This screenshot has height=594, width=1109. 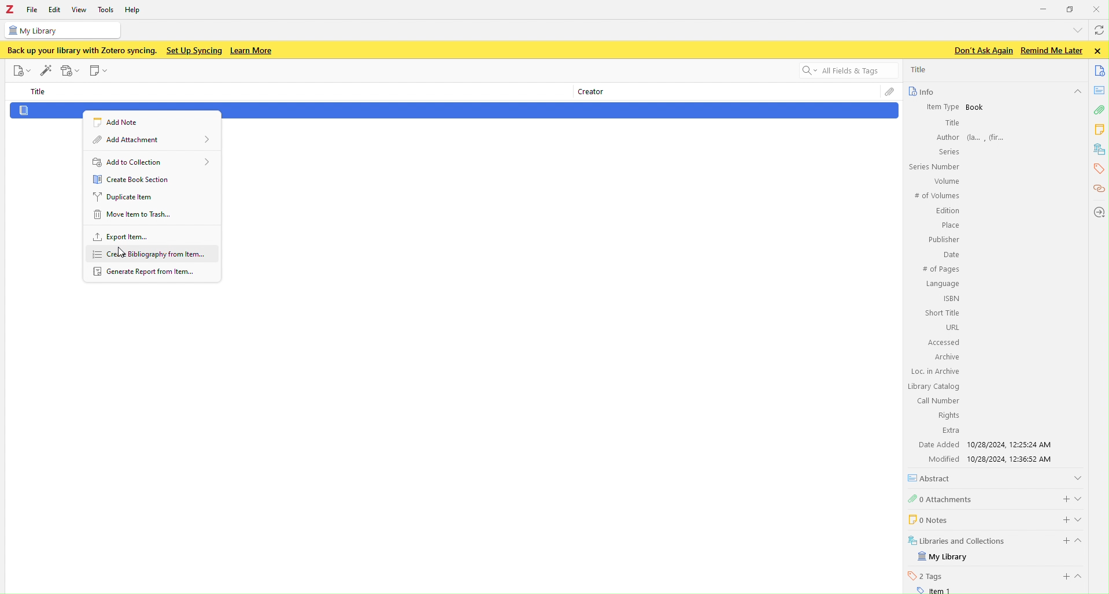 What do you see at coordinates (1077, 92) in the screenshot?
I see `hide` at bounding box center [1077, 92].